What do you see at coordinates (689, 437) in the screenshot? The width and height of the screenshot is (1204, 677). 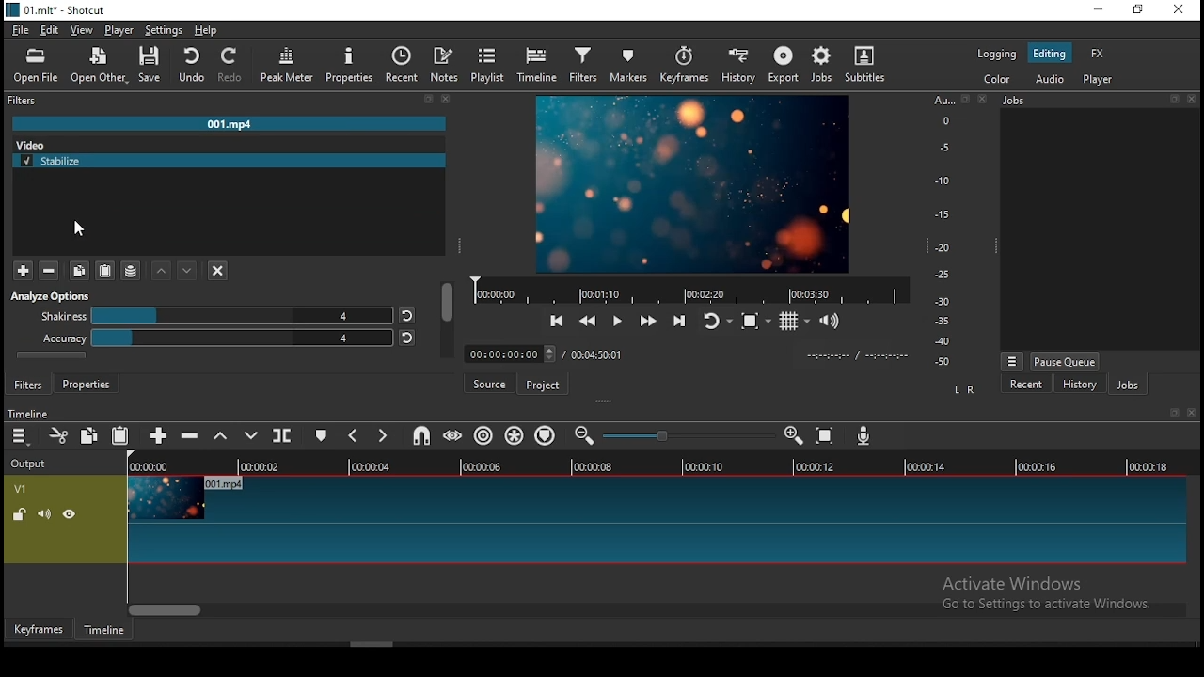 I see `slider` at bounding box center [689, 437].